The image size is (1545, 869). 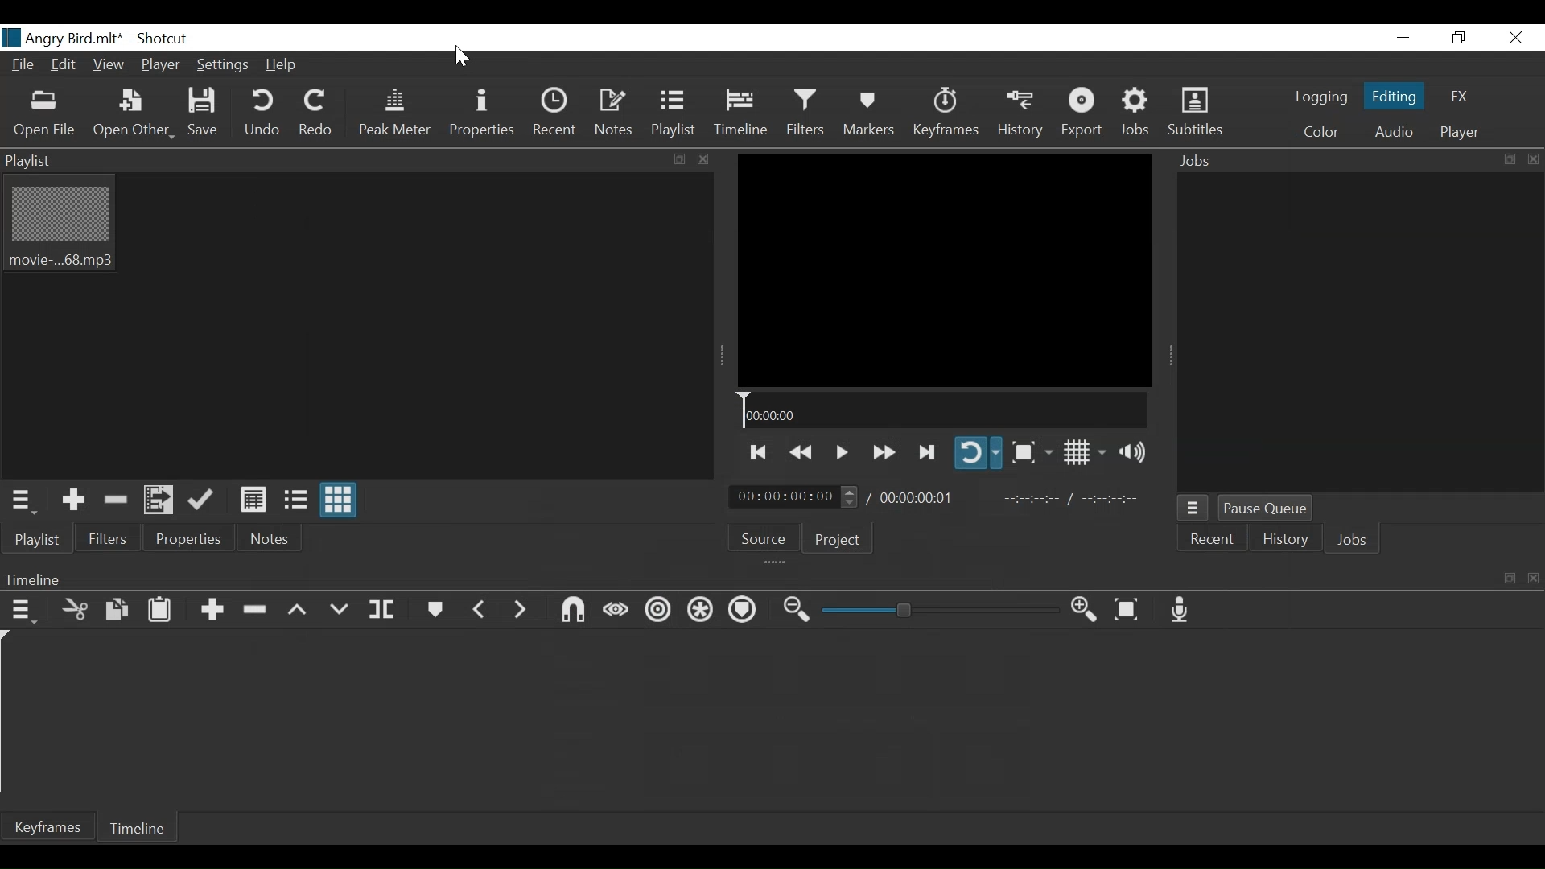 What do you see at coordinates (805, 113) in the screenshot?
I see `Filters` at bounding box center [805, 113].